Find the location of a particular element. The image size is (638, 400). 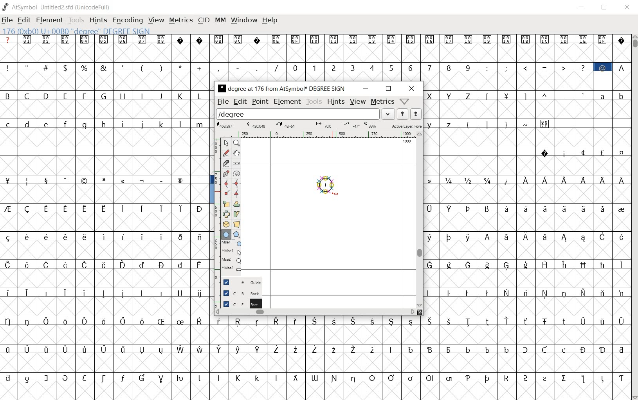

load word list is located at coordinates (305, 114).